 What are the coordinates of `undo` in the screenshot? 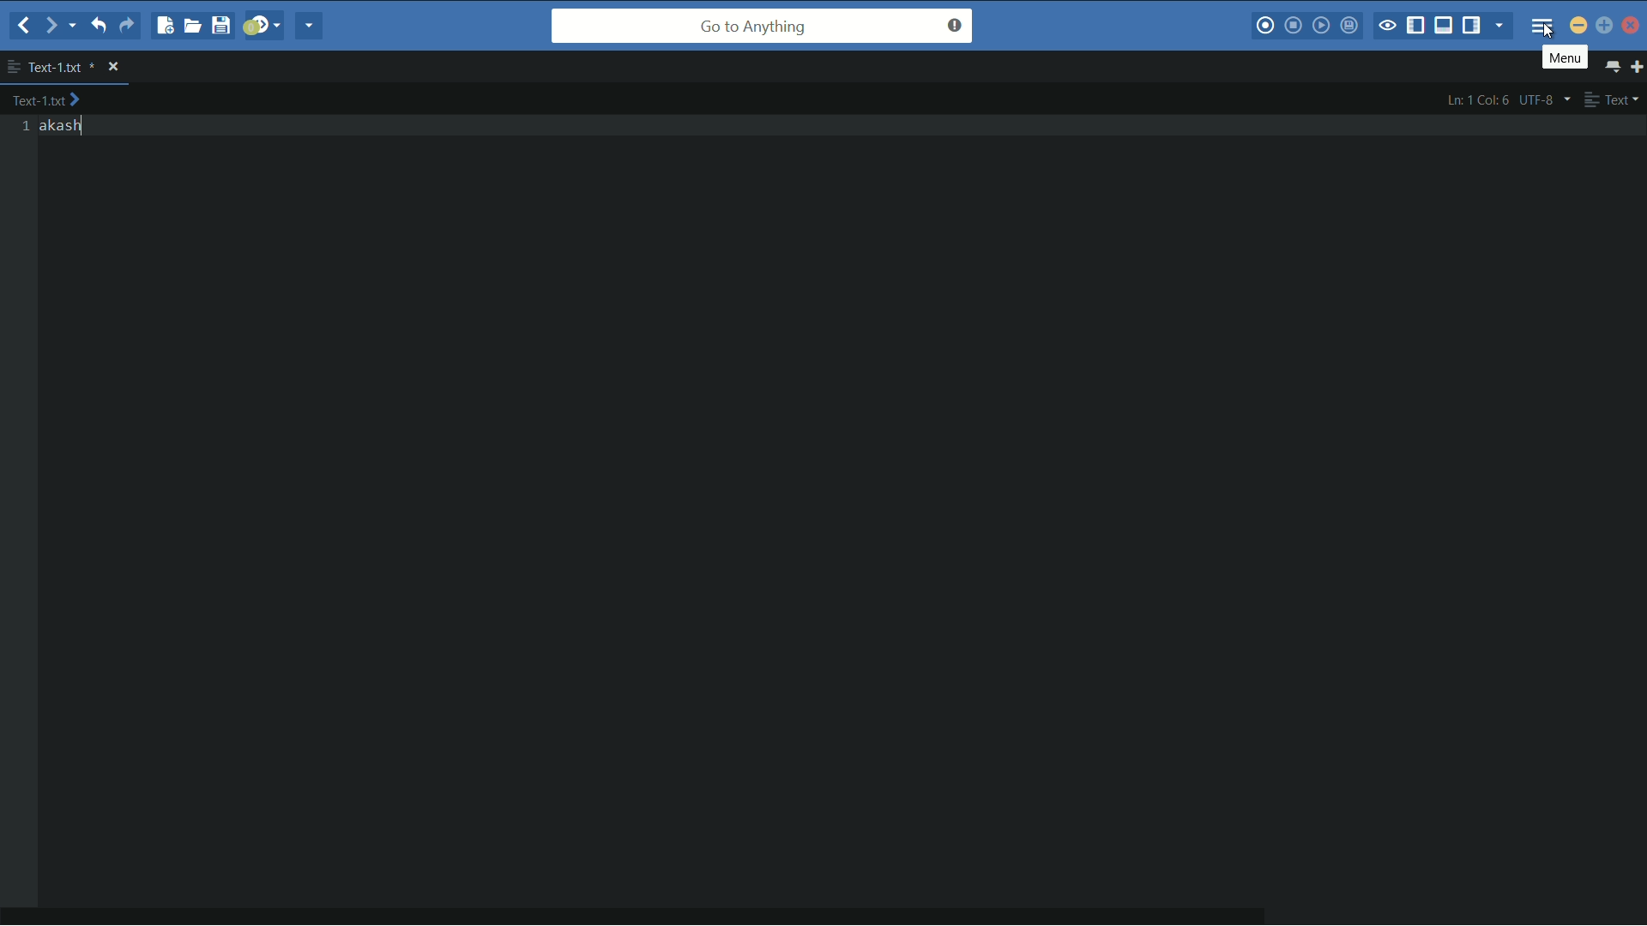 It's located at (96, 26).